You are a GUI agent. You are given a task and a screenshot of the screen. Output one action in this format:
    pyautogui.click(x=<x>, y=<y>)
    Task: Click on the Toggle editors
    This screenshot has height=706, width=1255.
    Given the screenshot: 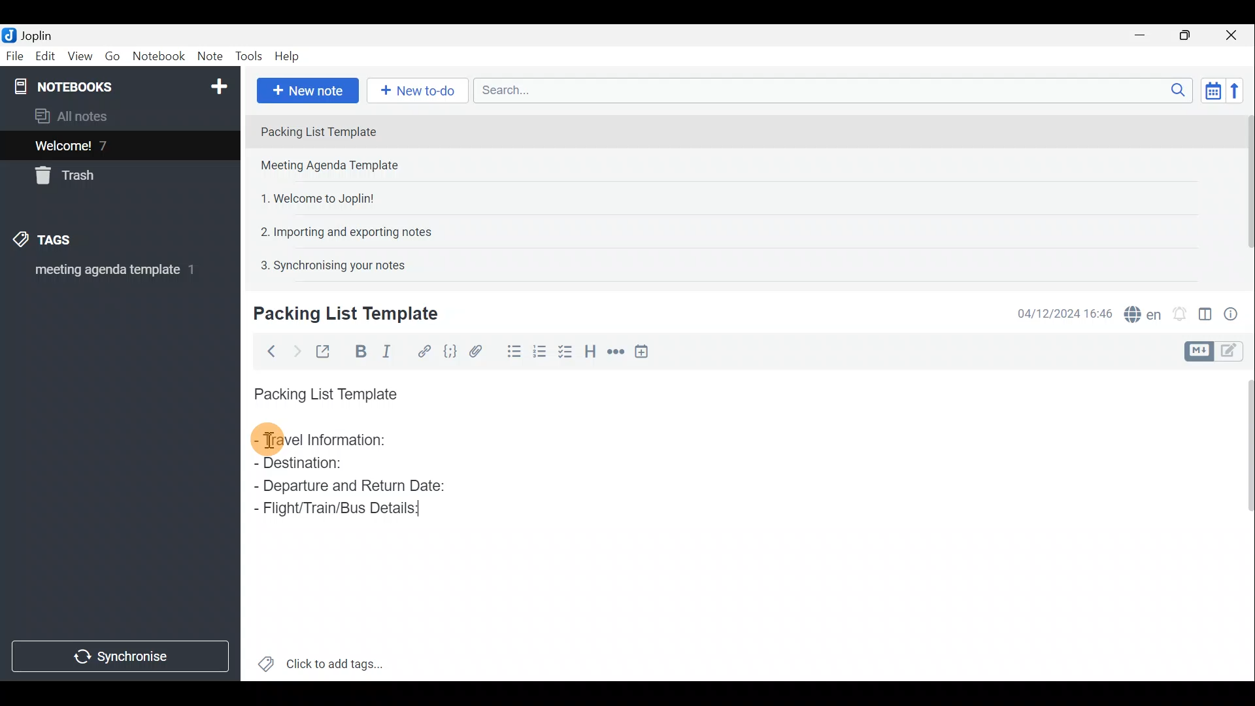 What is the action you would take?
    pyautogui.click(x=1235, y=352)
    